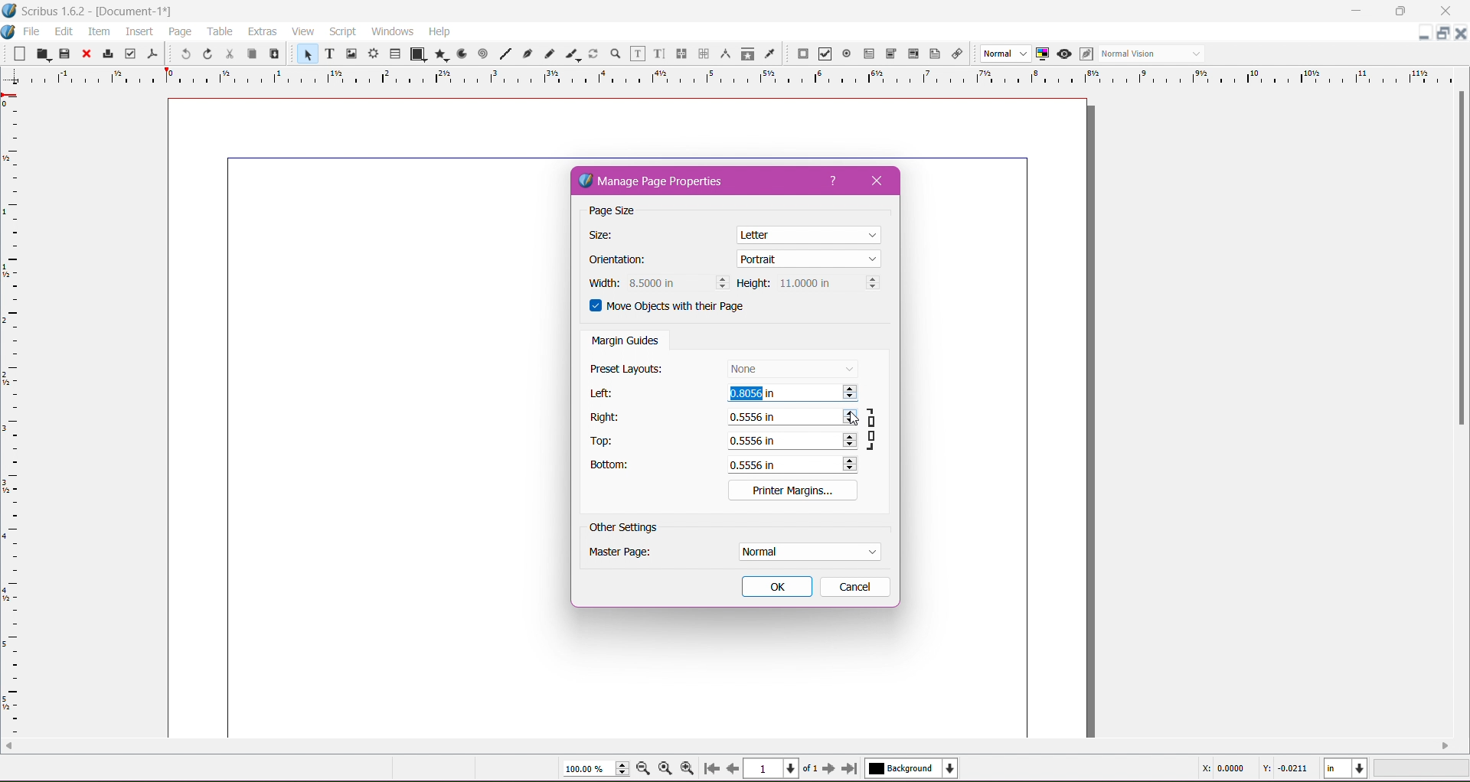  I want to click on Help, so click(834, 181).